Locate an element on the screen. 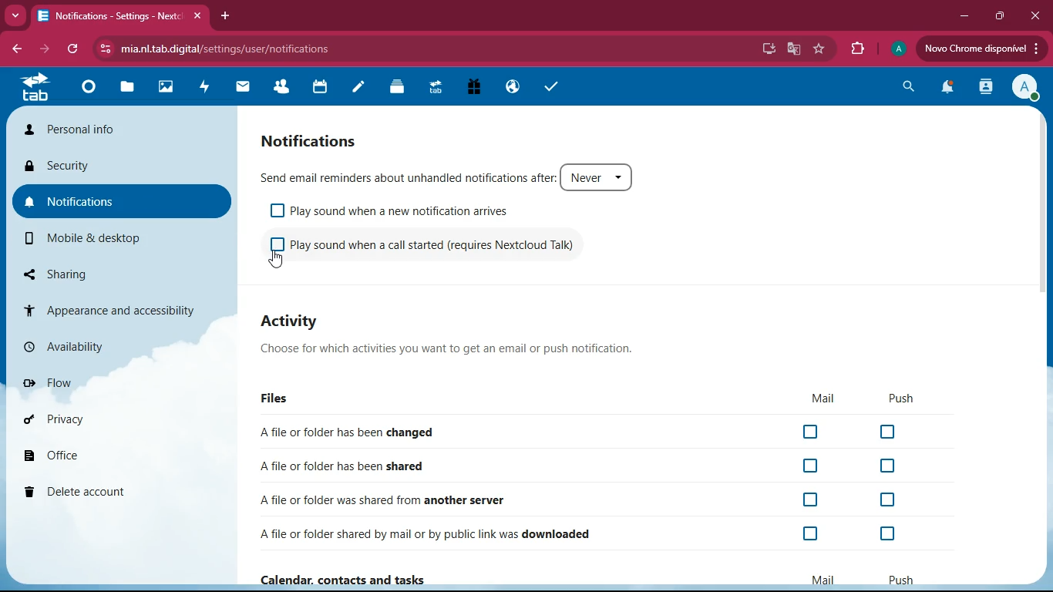  another server is located at coordinates (383, 500).